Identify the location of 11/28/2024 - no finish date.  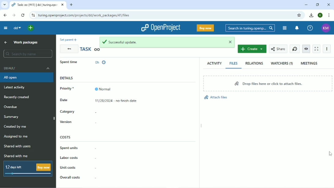
(119, 101).